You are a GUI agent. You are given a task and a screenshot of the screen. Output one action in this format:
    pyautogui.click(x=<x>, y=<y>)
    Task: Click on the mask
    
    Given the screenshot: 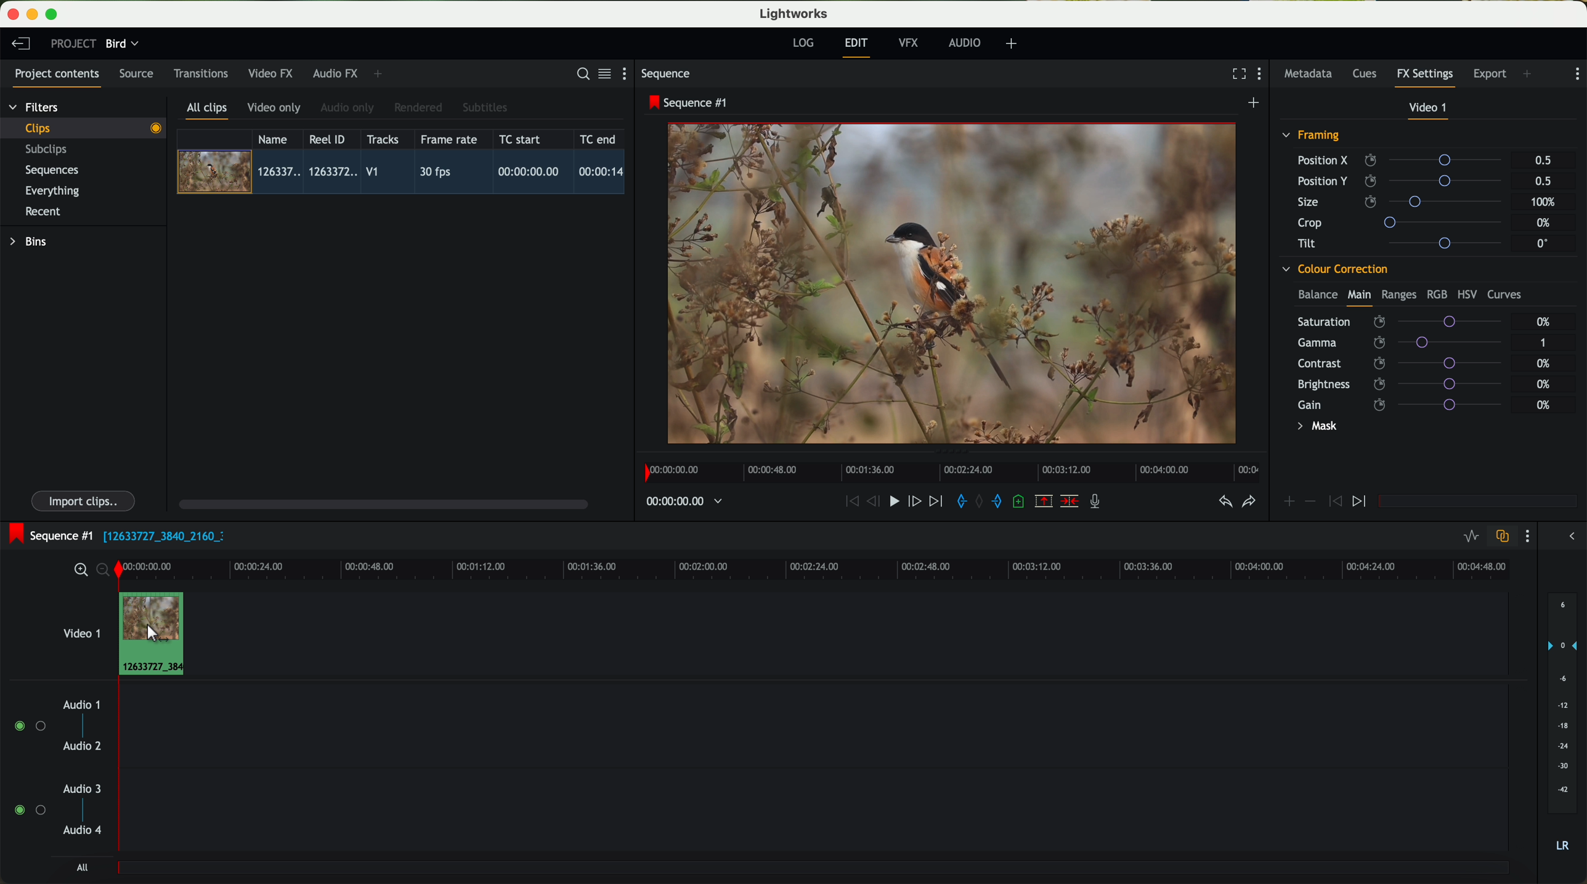 What is the action you would take?
    pyautogui.click(x=1315, y=428)
    